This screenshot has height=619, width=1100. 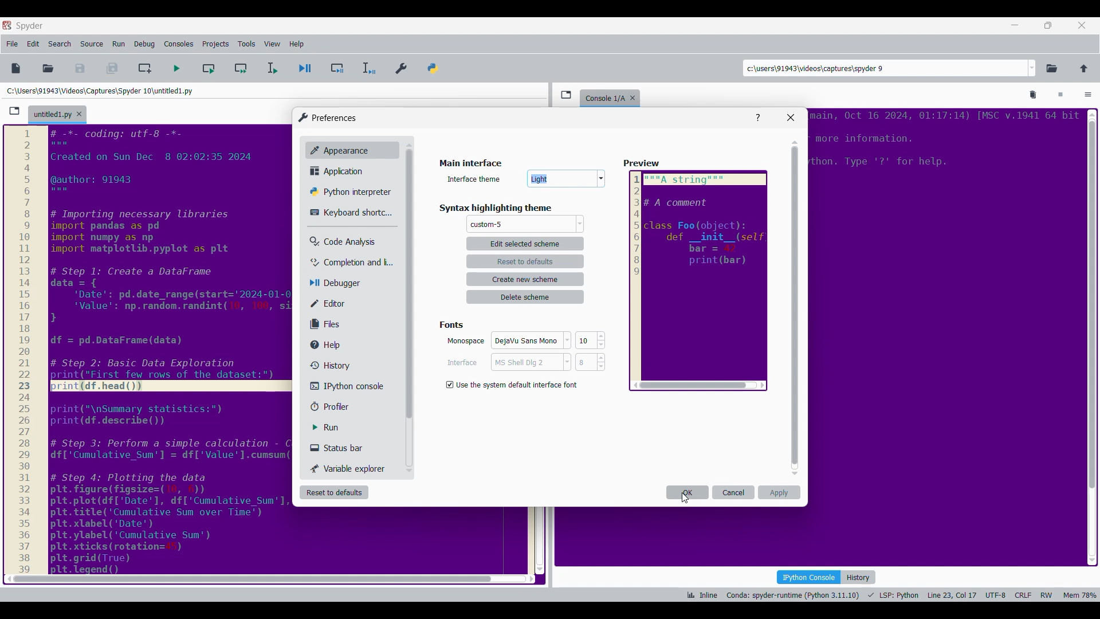 I want to click on Code analysis, so click(x=342, y=242).